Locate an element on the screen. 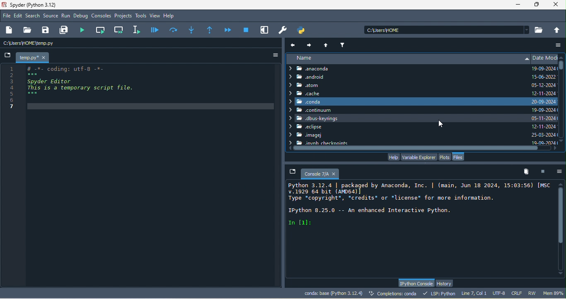  scroll down is located at coordinates (561, 275).